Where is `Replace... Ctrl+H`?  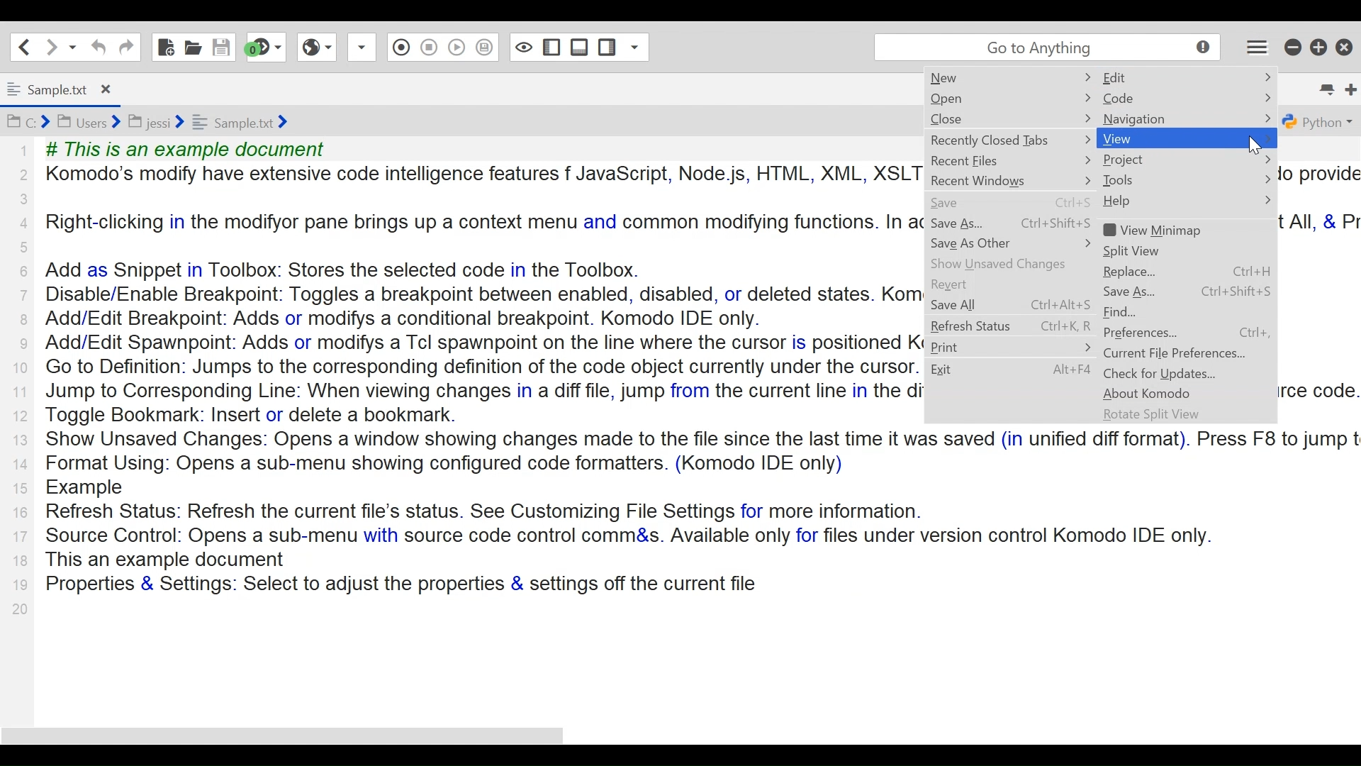
Replace... Ctrl+H is located at coordinates (1187, 272).